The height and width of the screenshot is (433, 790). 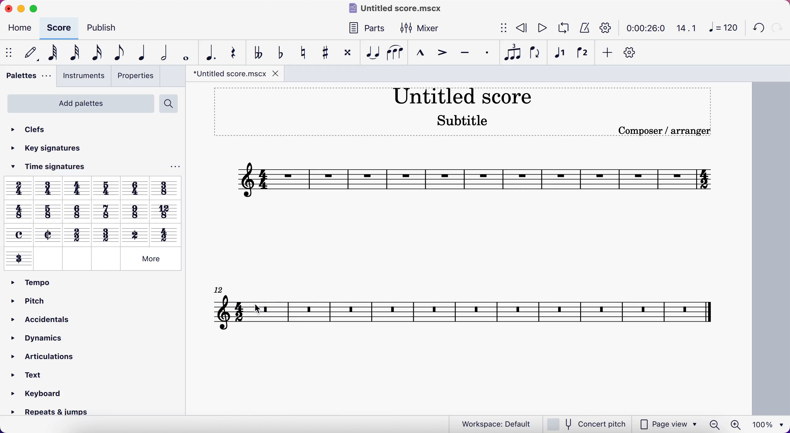 What do you see at coordinates (631, 52) in the screenshot?
I see `customize toolbar` at bounding box center [631, 52].